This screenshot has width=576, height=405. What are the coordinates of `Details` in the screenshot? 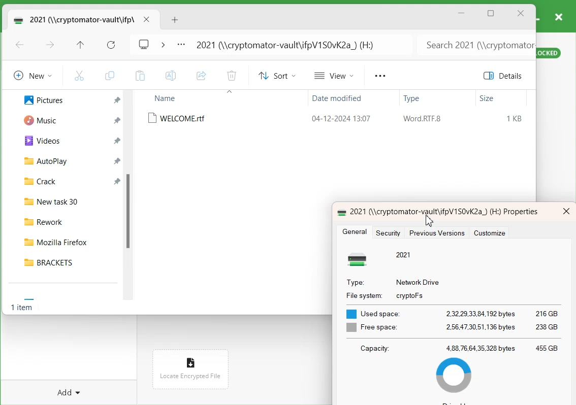 It's located at (505, 76).